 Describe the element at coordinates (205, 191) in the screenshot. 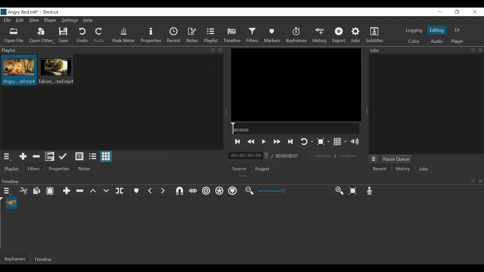

I see `Ripple` at that location.